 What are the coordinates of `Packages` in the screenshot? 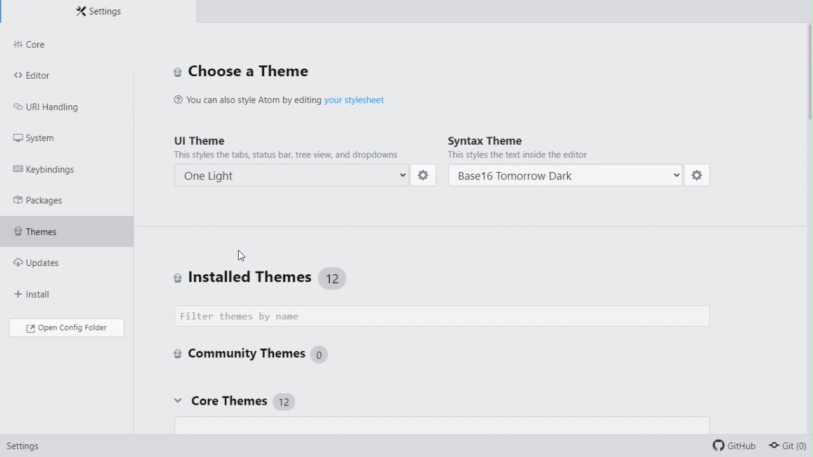 It's located at (53, 201).